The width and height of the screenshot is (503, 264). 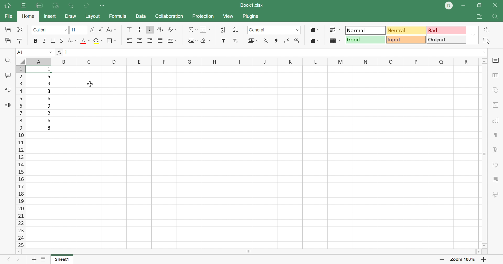 What do you see at coordinates (6, 260) in the screenshot?
I see `Left` at bounding box center [6, 260].